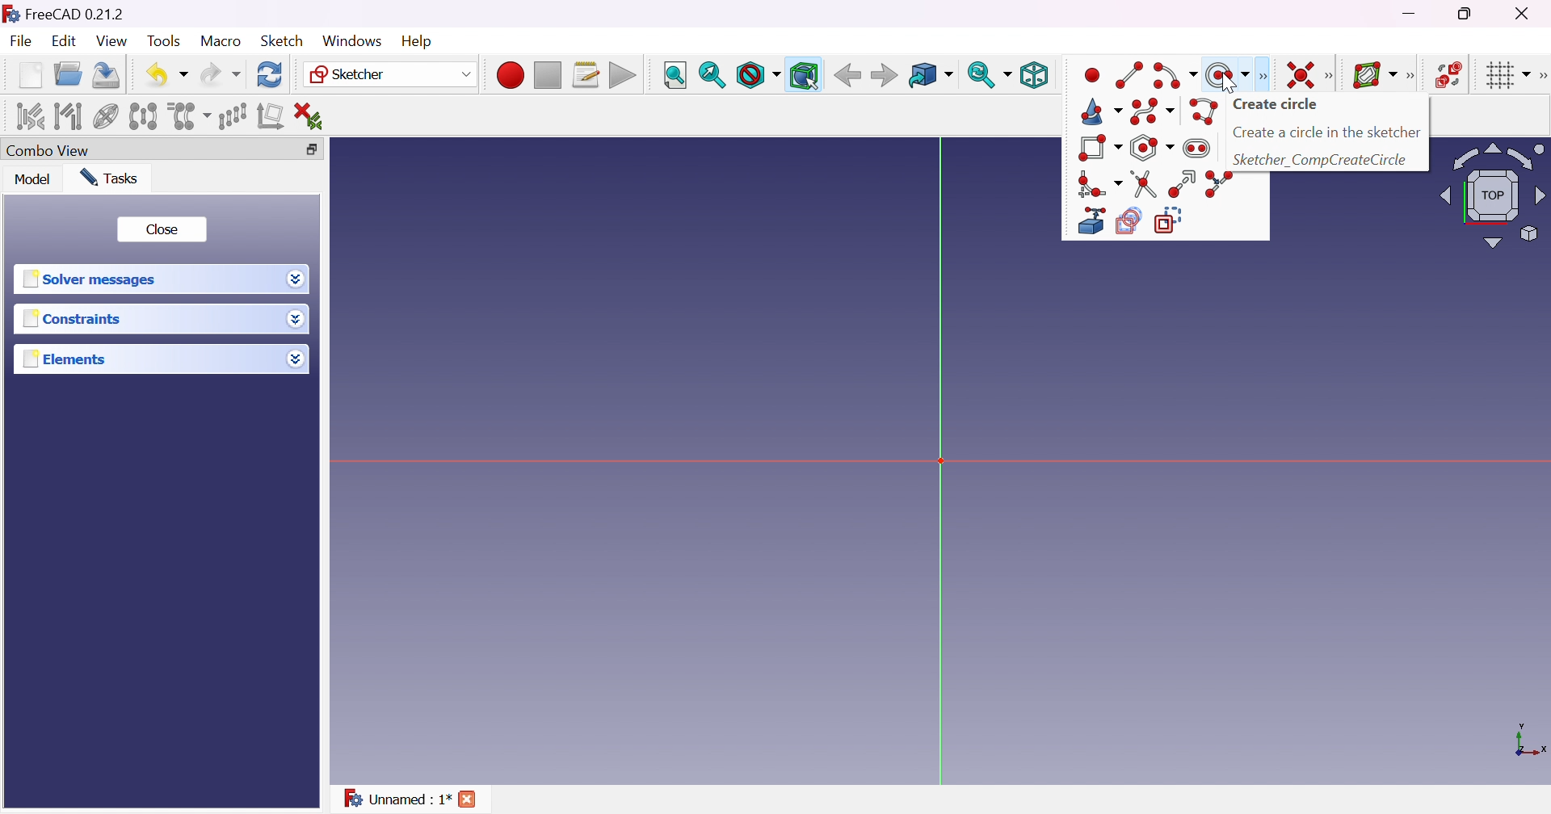 The image size is (1551, 814). What do you see at coordinates (1099, 184) in the screenshot?
I see `Create fillet` at bounding box center [1099, 184].